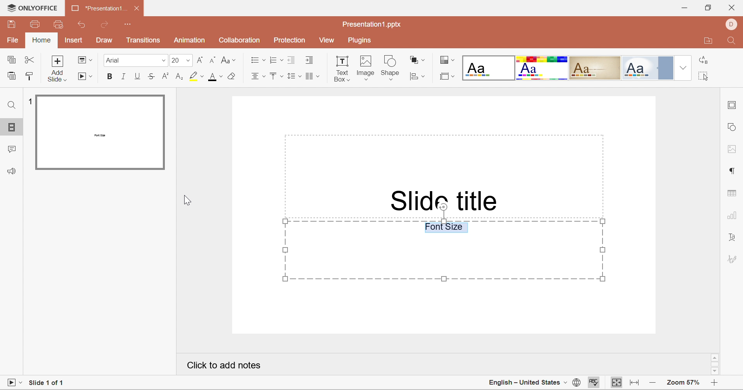 The height and width of the screenshot is (390, 743). Describe the element at coordinates (732, 171) in the screenshot. I see `paragraph settings` at that location.